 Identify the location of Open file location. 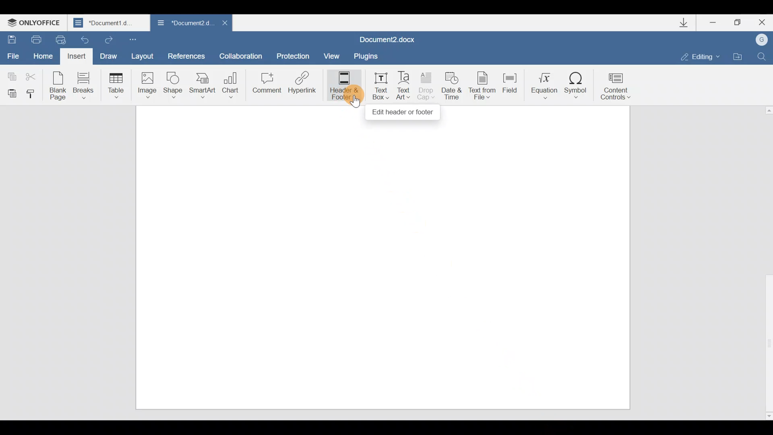
(739, 56).